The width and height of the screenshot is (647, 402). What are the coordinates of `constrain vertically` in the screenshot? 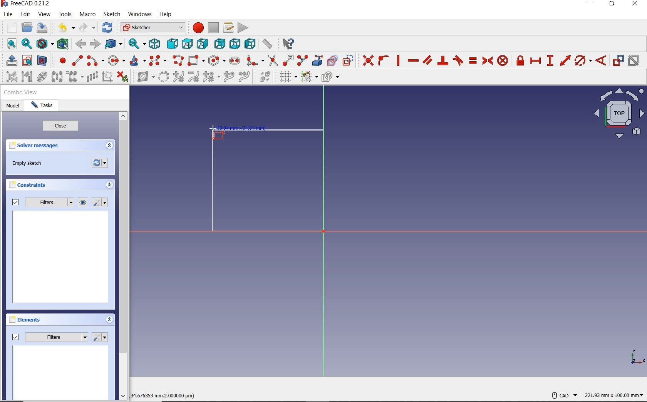 It's located at (399, 61).